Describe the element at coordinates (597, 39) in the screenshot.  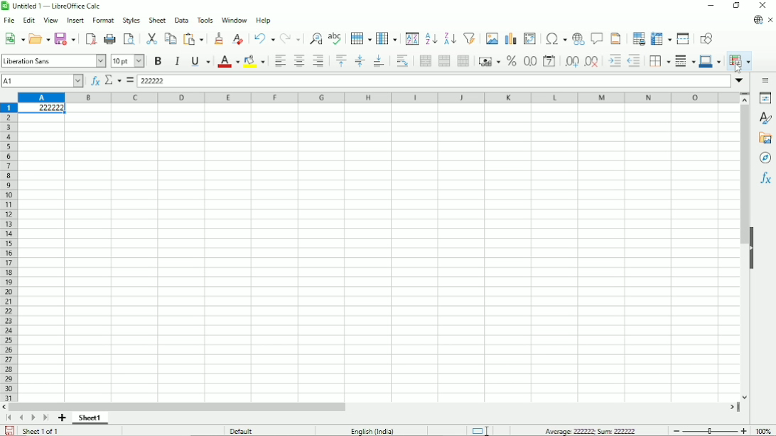
I see `Insert comment` at that location.